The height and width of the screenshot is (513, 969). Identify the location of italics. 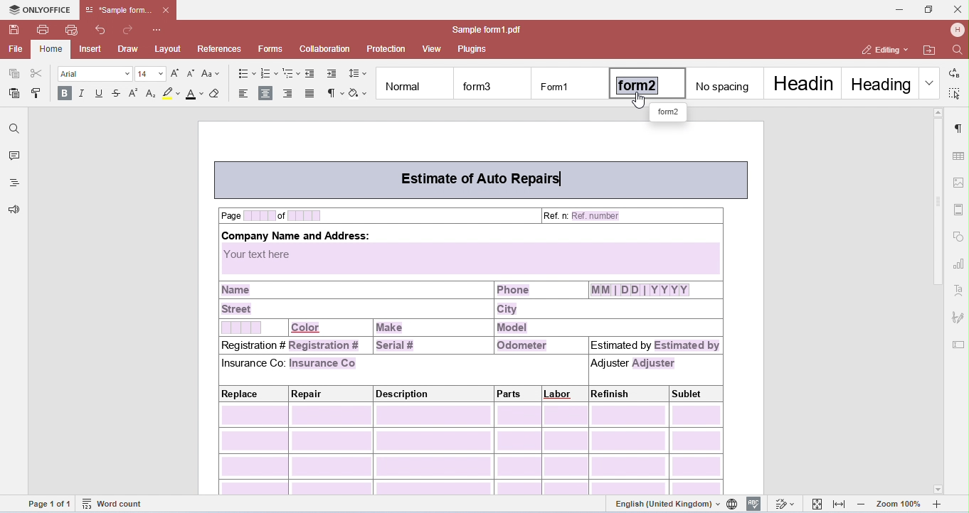
(83, 94).